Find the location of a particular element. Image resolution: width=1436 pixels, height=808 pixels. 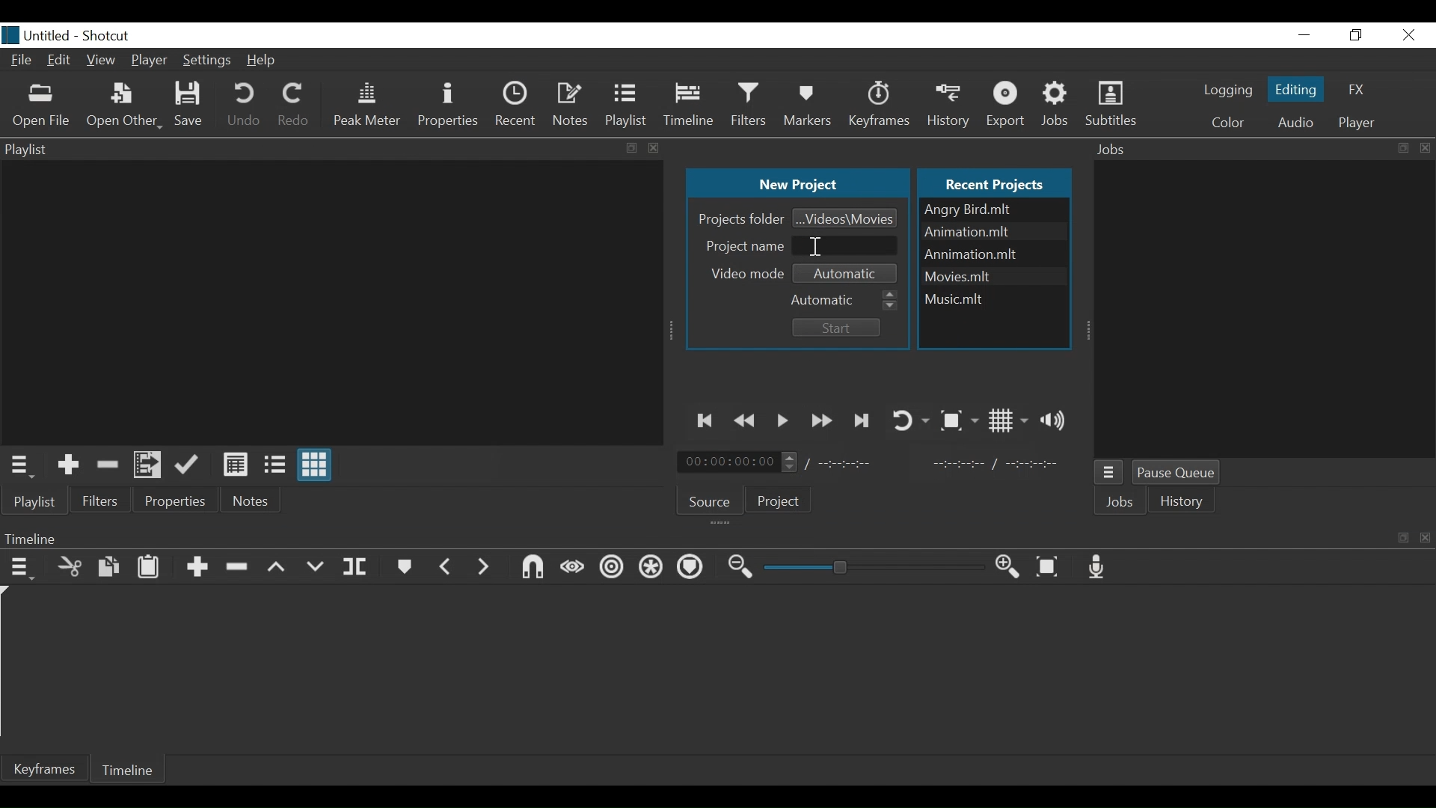

Cut is located at coordinates (70, 566).